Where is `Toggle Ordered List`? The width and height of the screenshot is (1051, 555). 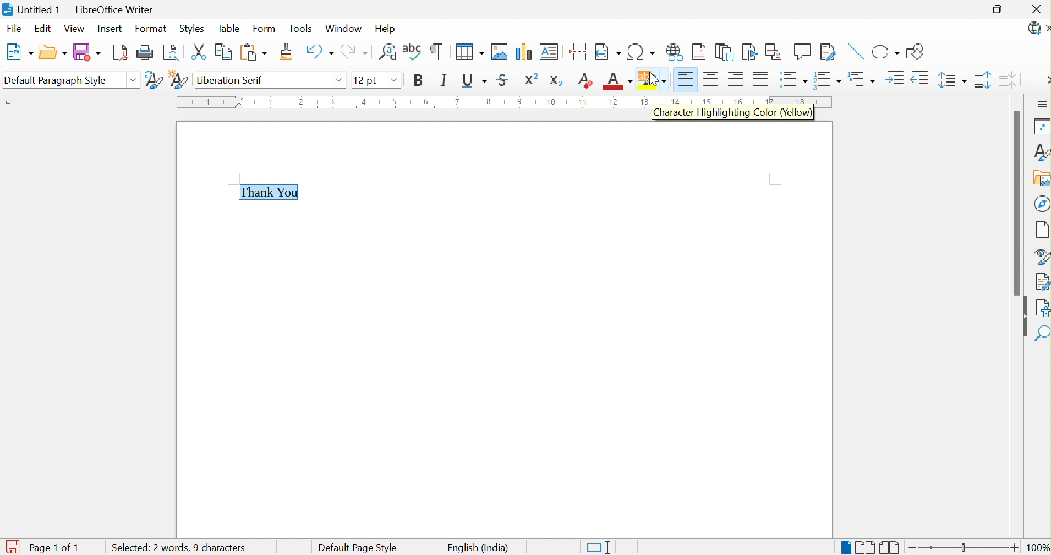
Toggle Ordered List is located at coordinates (826, 79).